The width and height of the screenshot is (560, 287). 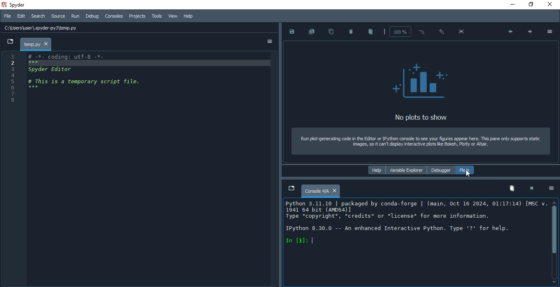 I want to click on delete, so click(x=351, y=31).